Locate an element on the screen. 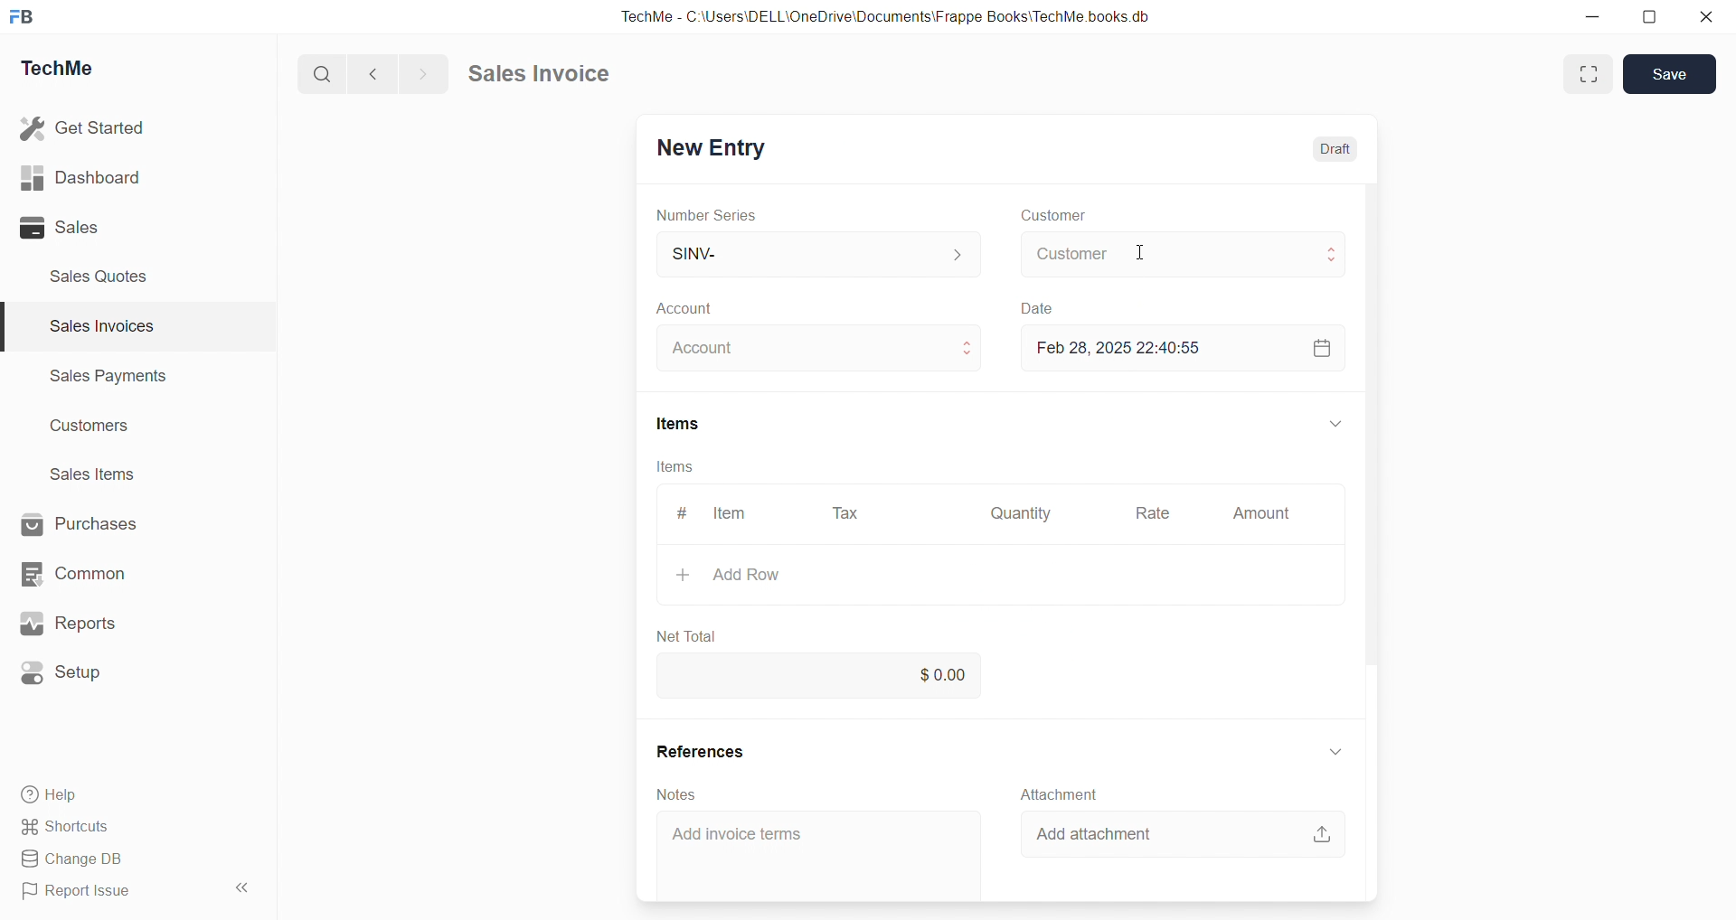  Item is located at coordinates (731, 513).